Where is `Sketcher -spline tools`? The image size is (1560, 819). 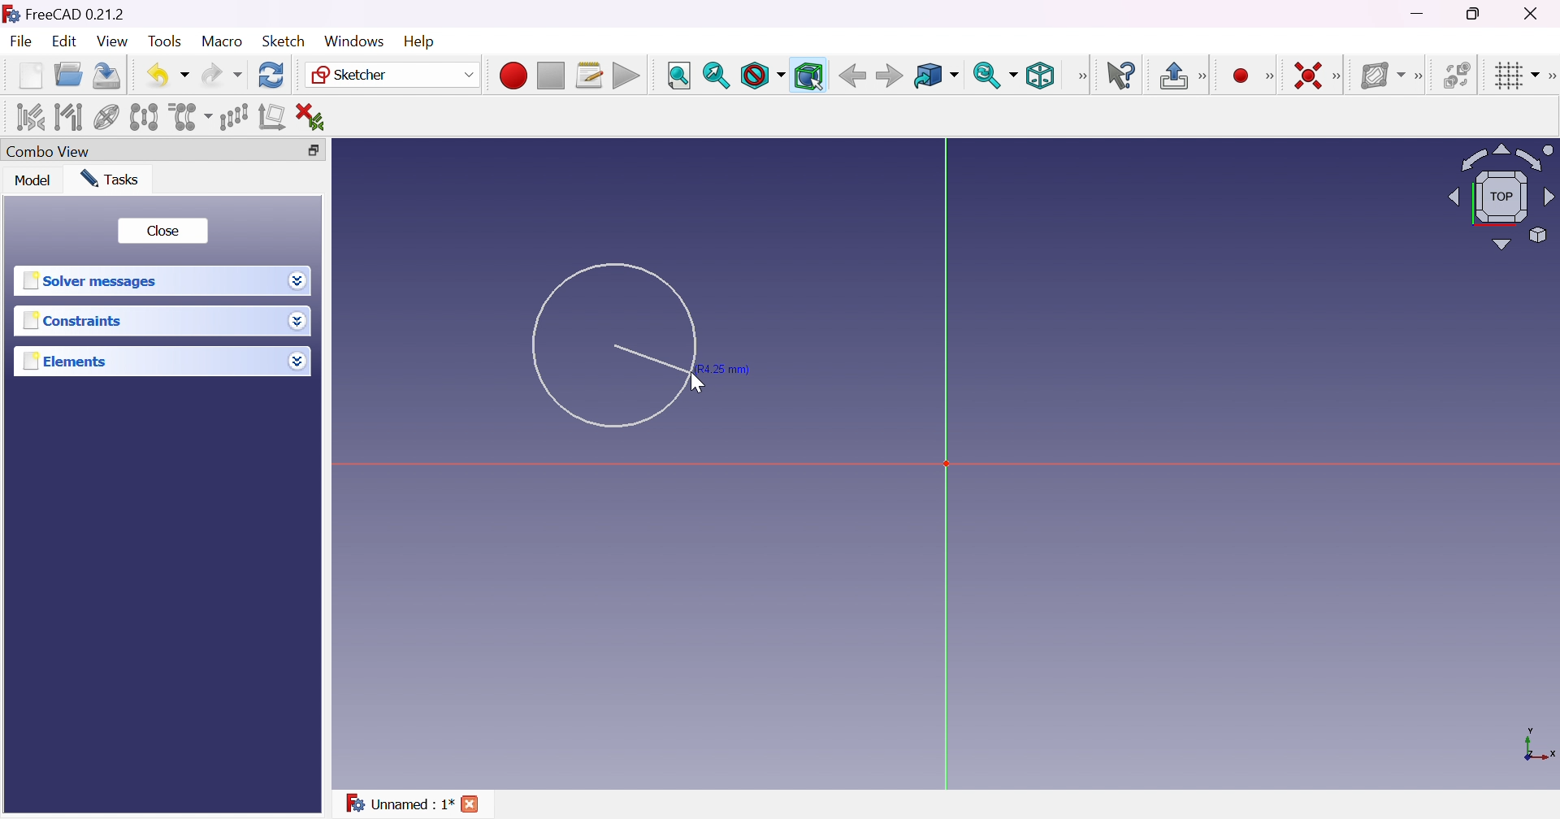 Sketcher -spline tools is located at coordinates (1420, 77).